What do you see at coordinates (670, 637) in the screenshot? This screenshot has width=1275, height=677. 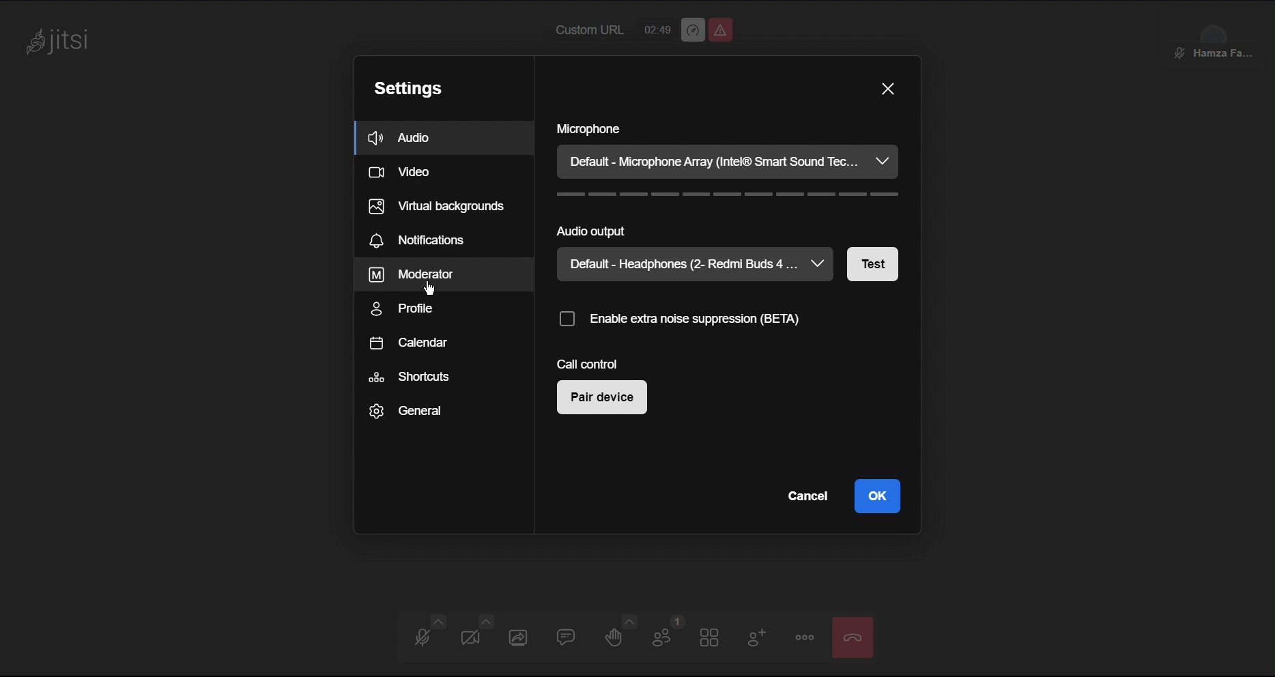 I see `Participants` at bounding box center [670, 637].